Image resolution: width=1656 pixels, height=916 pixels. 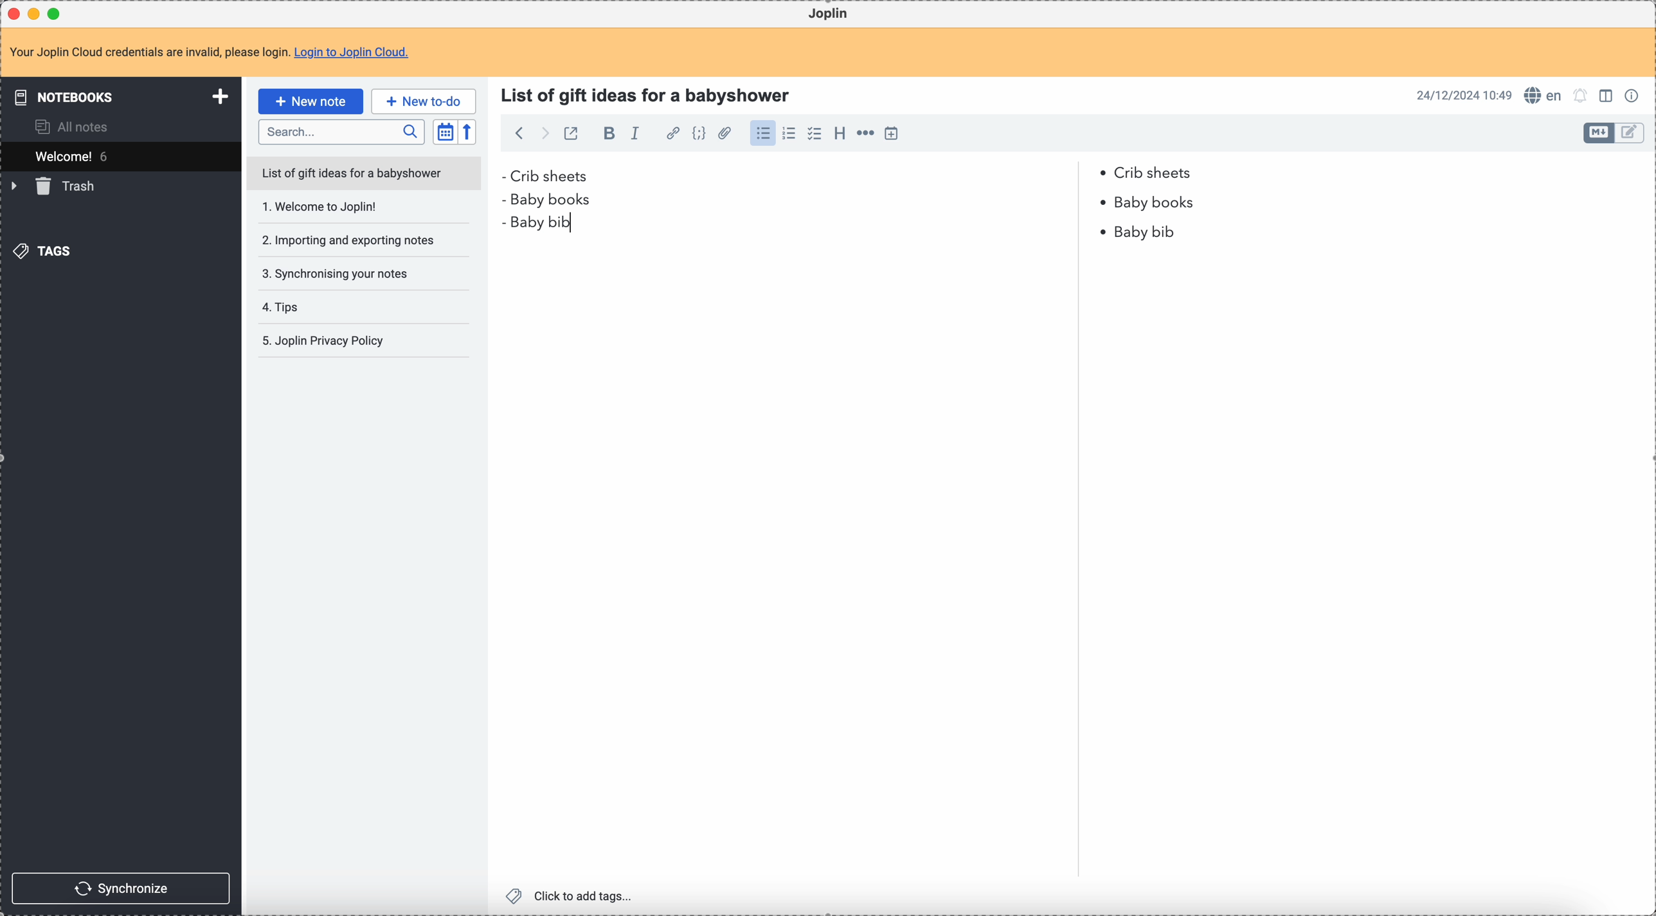 I want to click on close Joplin, so click(x=12, y=13).